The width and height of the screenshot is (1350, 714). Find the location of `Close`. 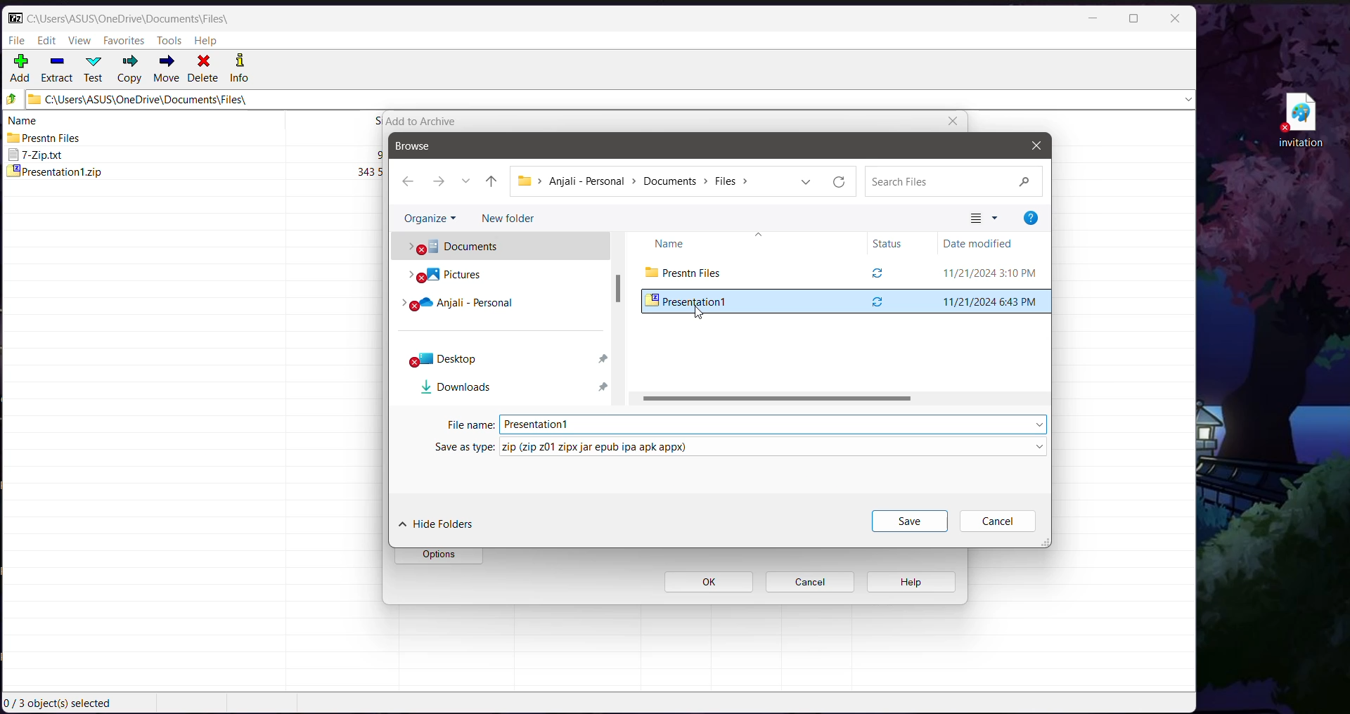

Close is located at coordinates (1036, 145).